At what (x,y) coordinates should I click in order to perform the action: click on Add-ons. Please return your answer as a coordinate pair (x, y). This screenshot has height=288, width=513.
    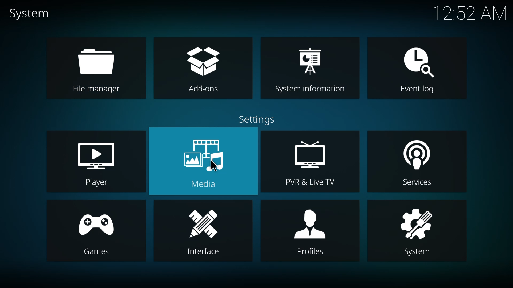
    Looking at the image, I should click on (203, 90).